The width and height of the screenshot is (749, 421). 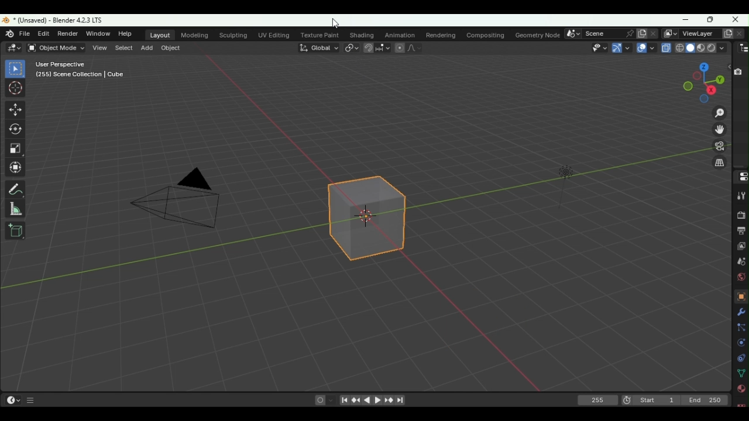 I want to click on Toggle camera view, so click(x=717, y=148).